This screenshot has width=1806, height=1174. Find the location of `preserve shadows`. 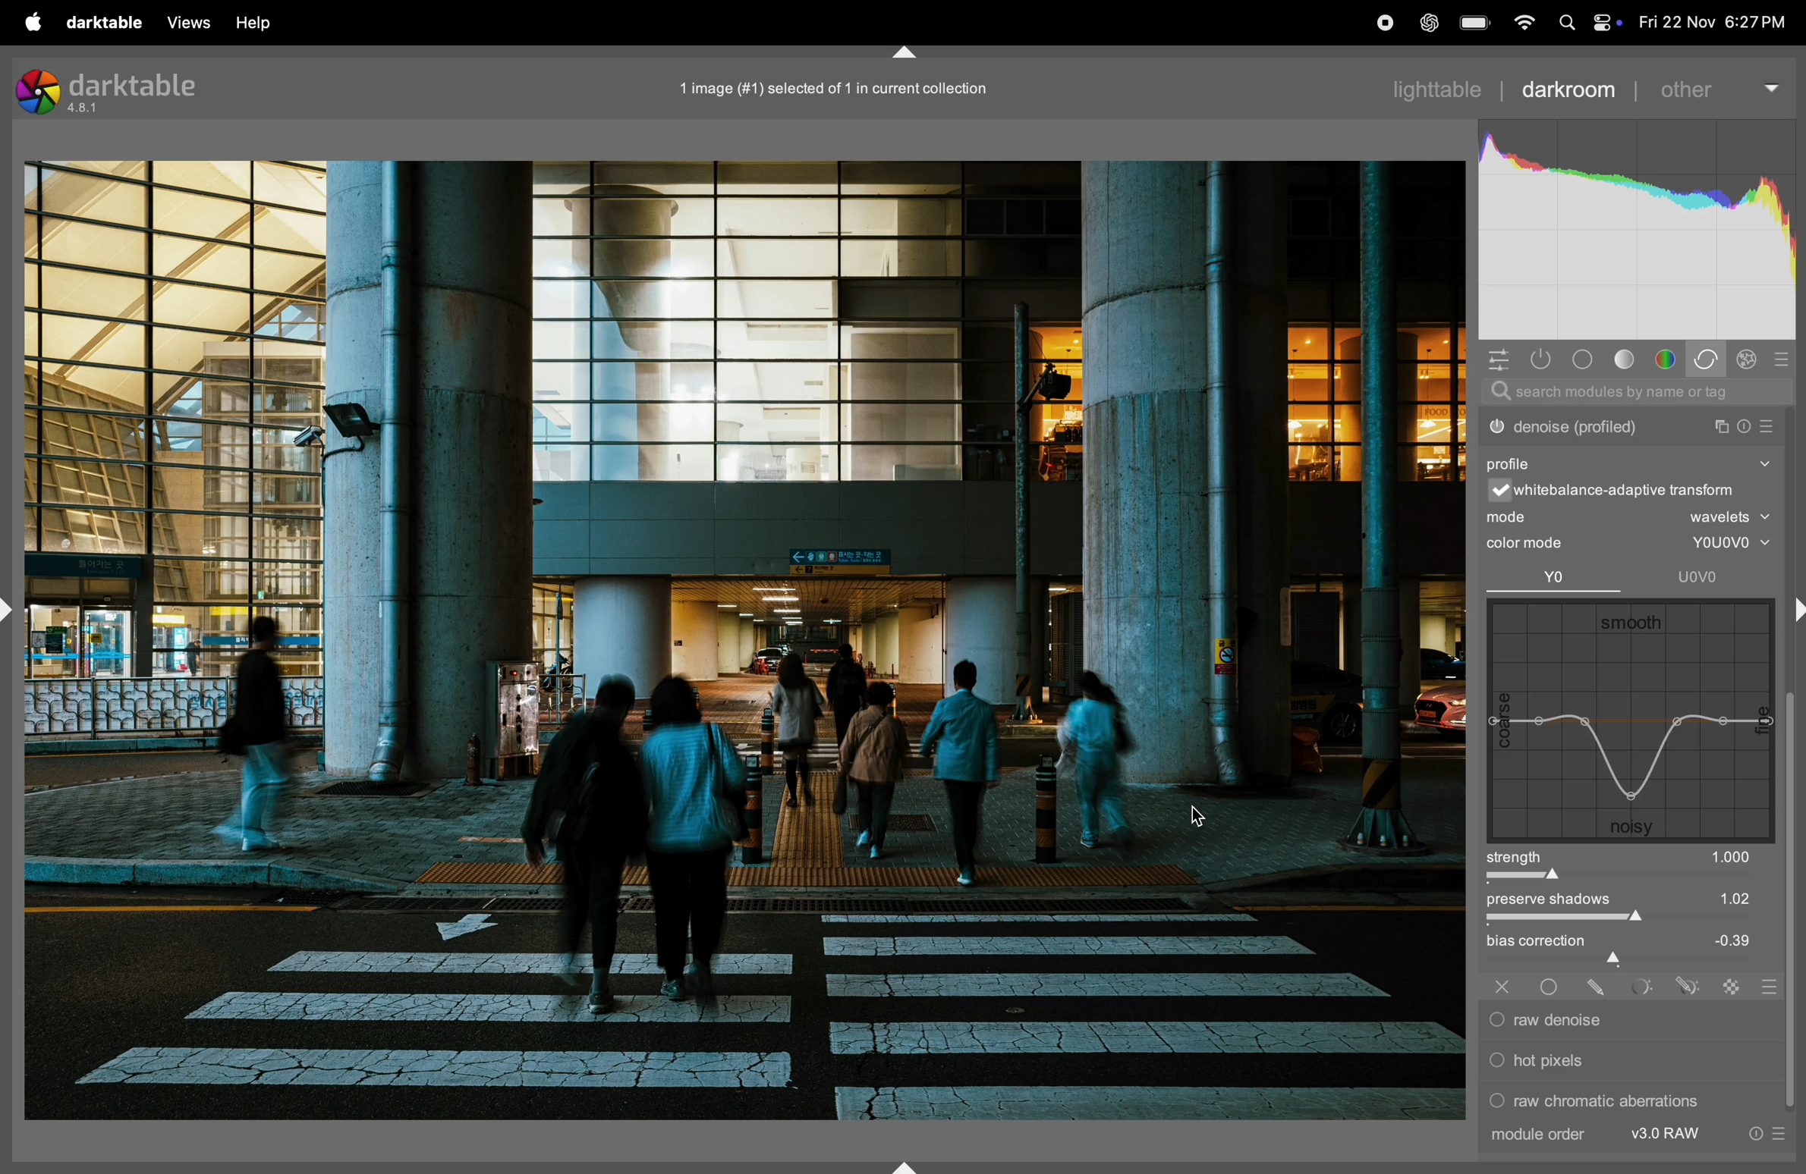

preserve shadows is located at coordinates (1628, 907).